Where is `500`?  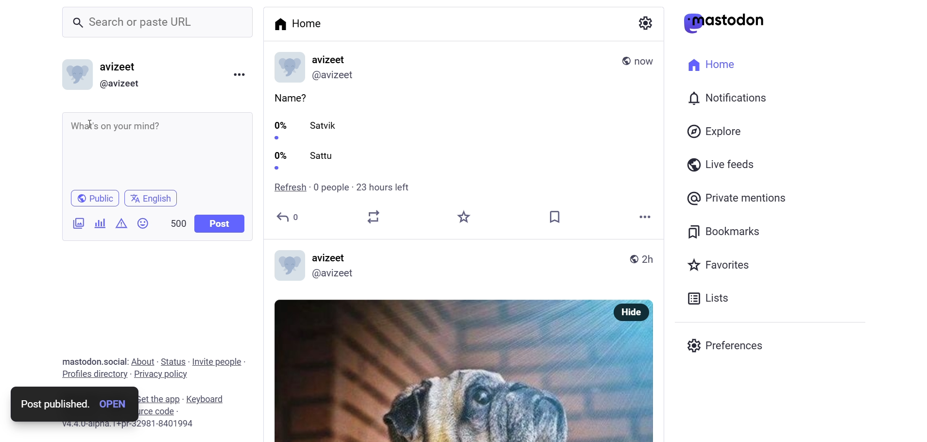
500 is located at coordinates (174, 221).